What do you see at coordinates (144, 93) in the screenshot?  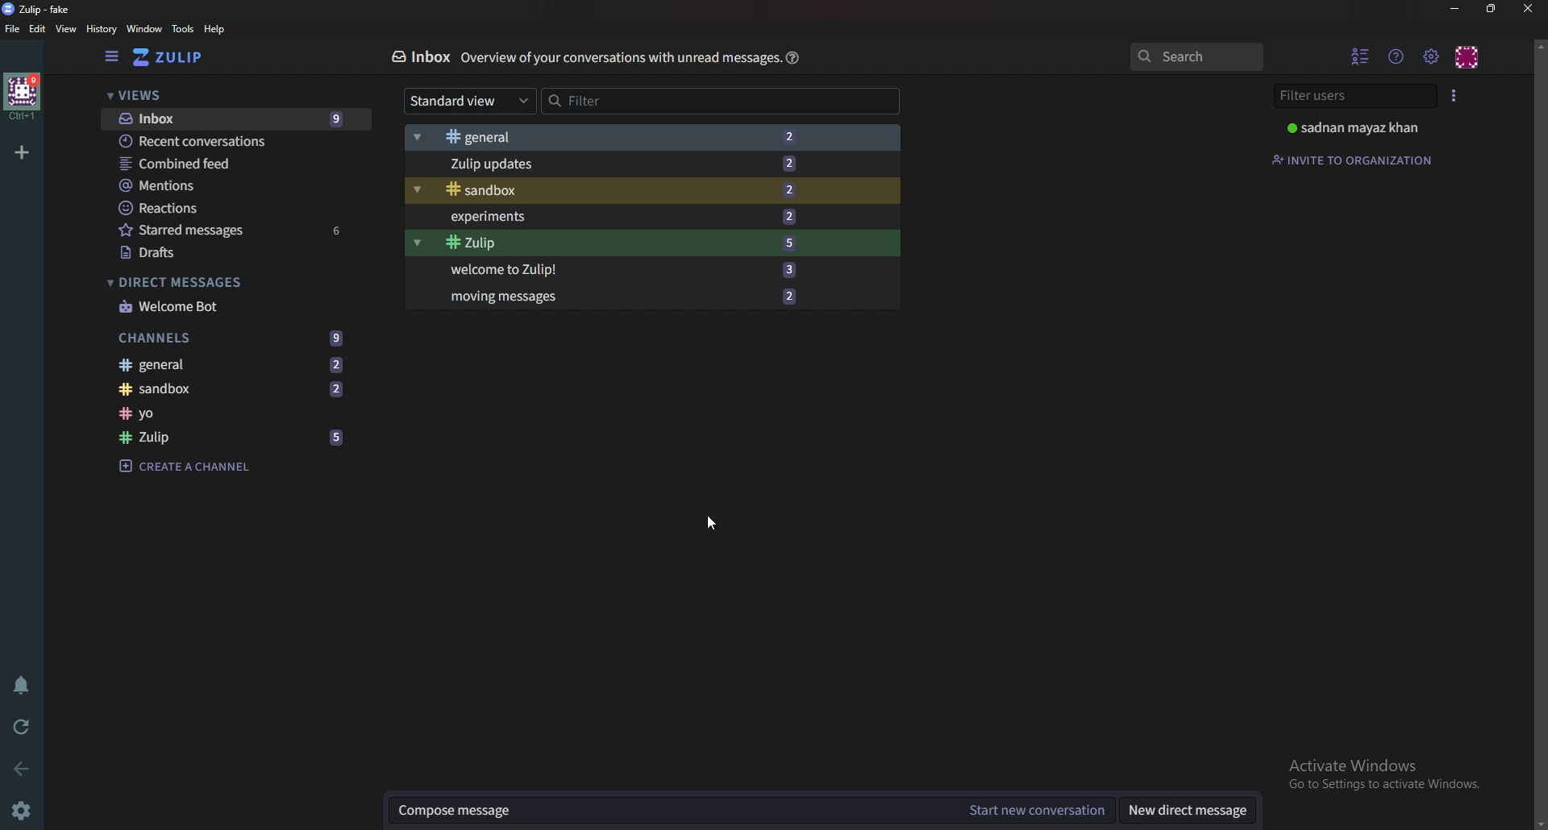 I see `Views` at bounding box center [144, 93].